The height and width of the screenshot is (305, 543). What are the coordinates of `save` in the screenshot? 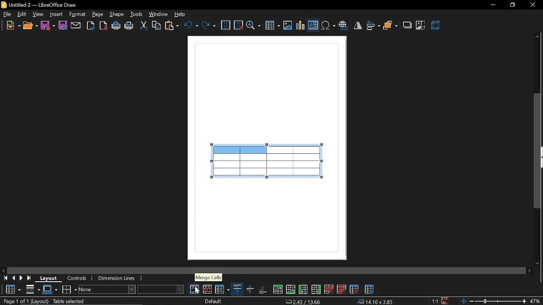 It's located at (445, 300).